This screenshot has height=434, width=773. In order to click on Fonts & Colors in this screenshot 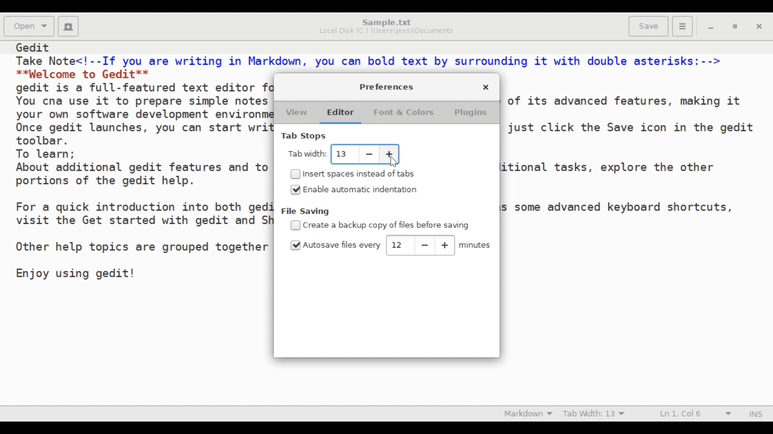, I will do `click(405, 113)`.